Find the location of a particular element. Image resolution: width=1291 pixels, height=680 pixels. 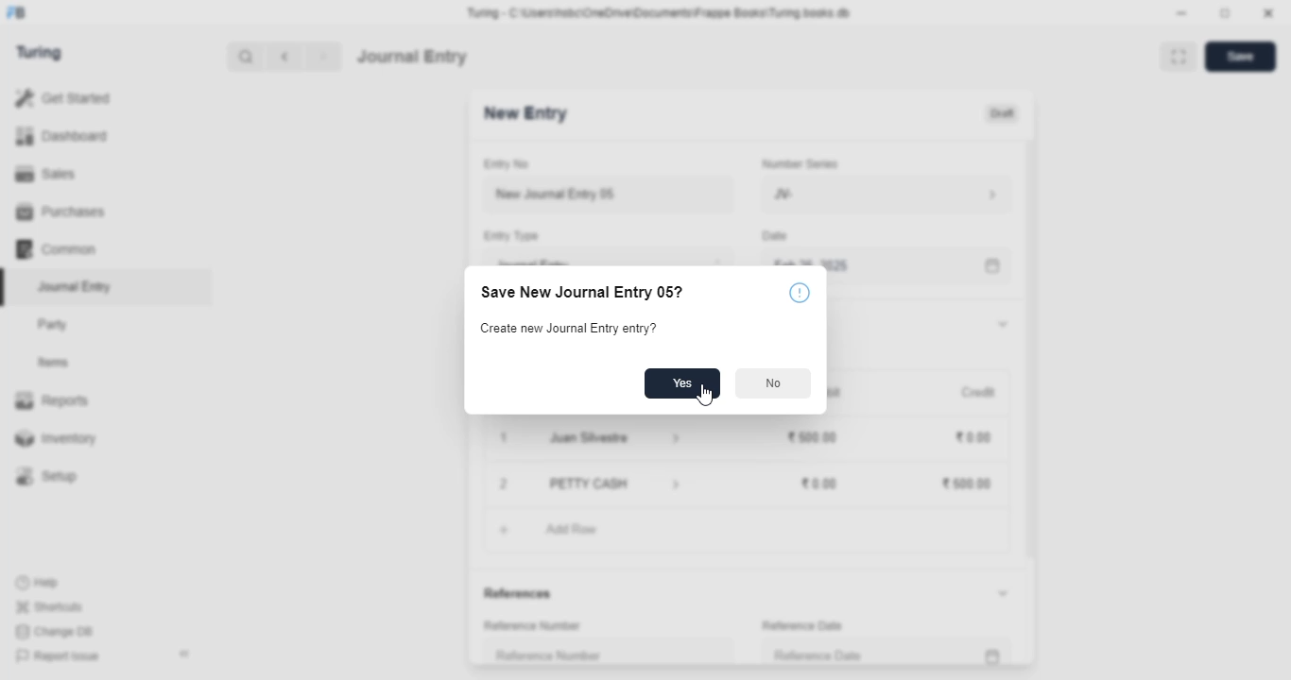

inventory is located at coordinates (55, 438).